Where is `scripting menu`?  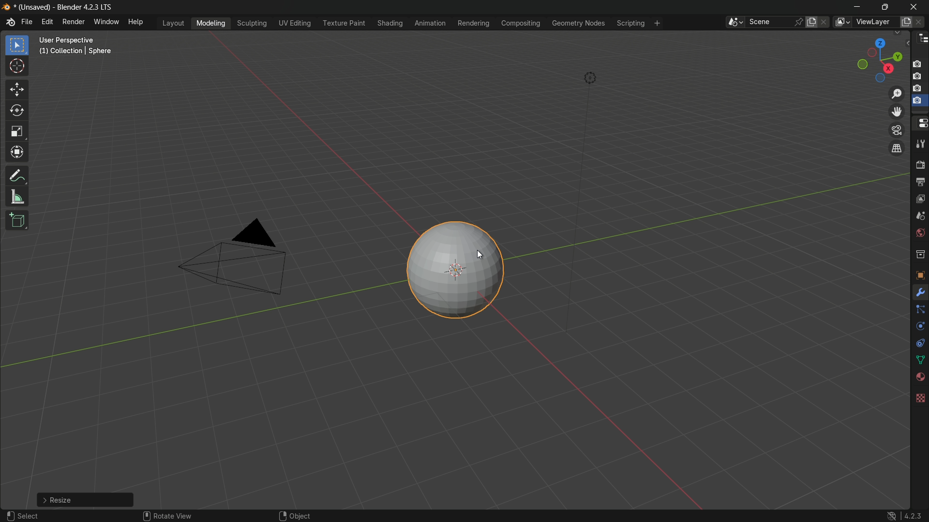
scripting menu is located at coordinates (631, 24).